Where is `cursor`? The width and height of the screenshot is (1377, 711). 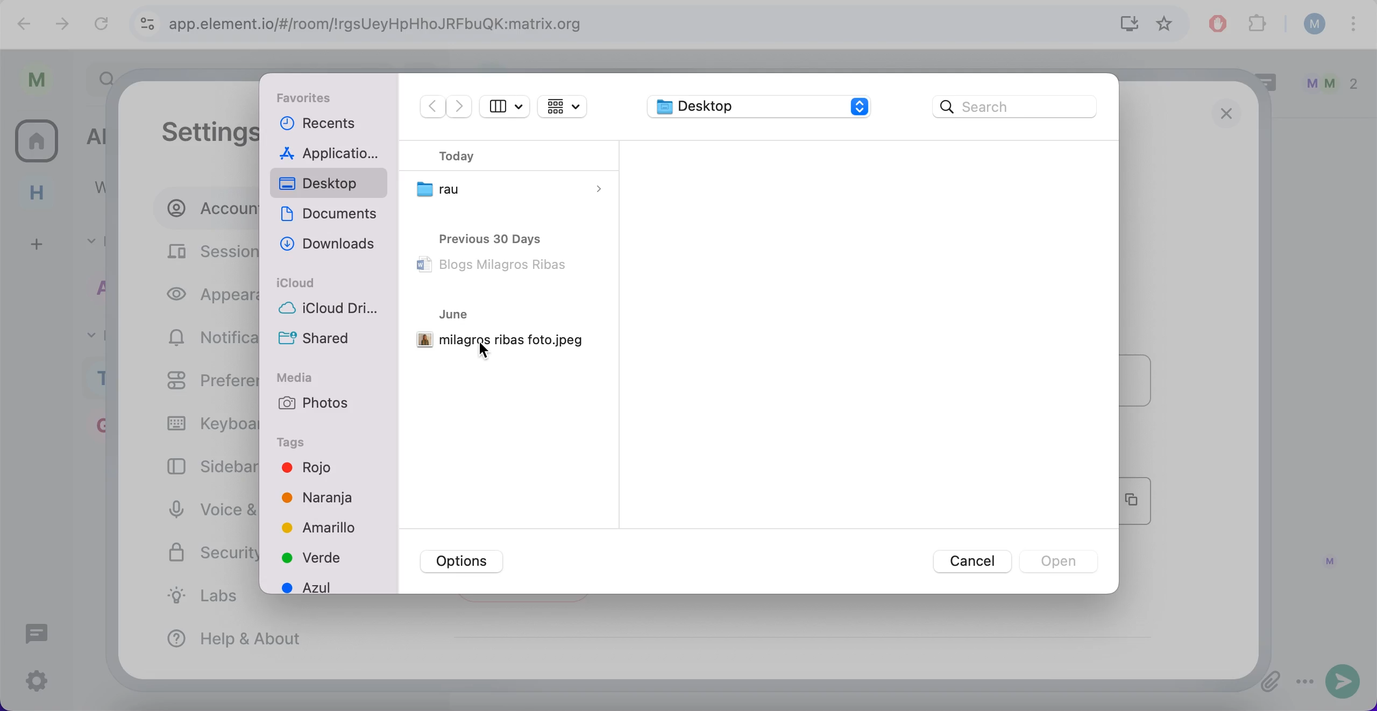 cursor is located at coordinates (485, 350).